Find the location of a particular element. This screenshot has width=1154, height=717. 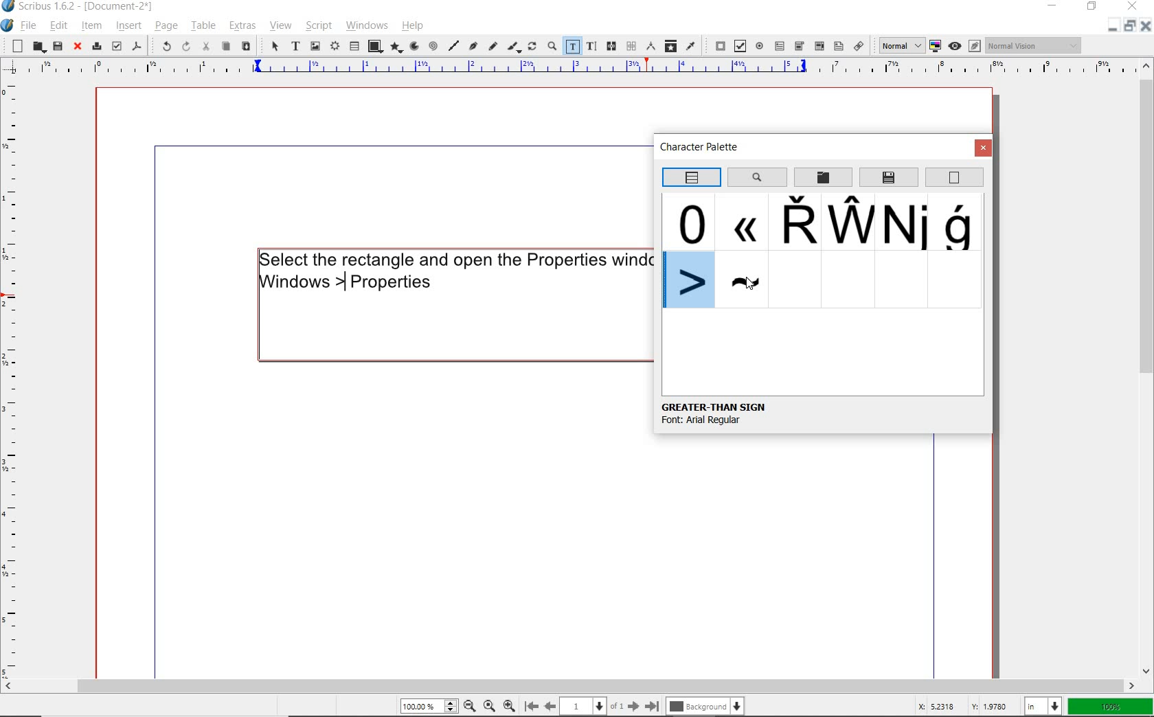

render frame is located at coordinates (334, 47).